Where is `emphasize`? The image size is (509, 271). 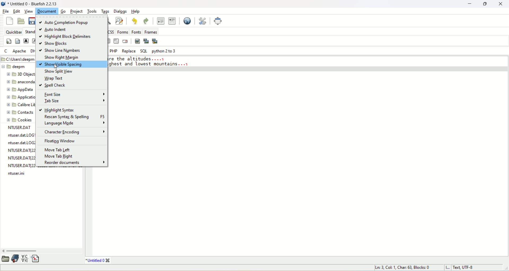
emphasize is located at coordinates (34, 41).